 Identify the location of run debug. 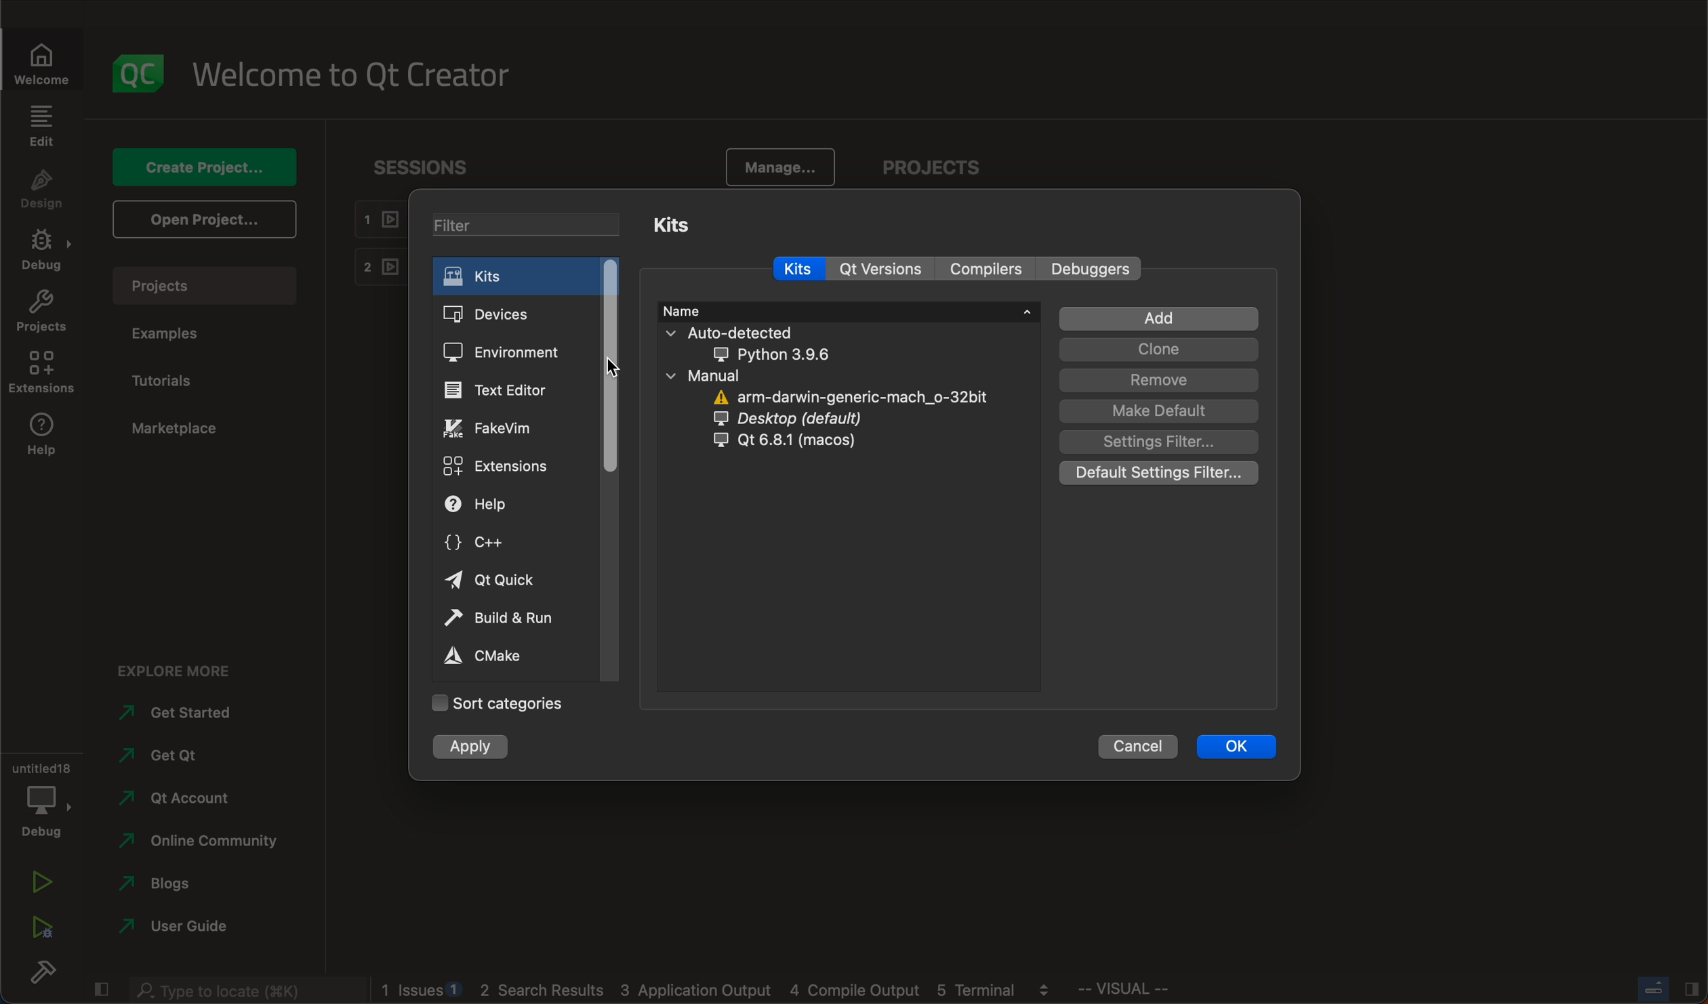
(39, 933).